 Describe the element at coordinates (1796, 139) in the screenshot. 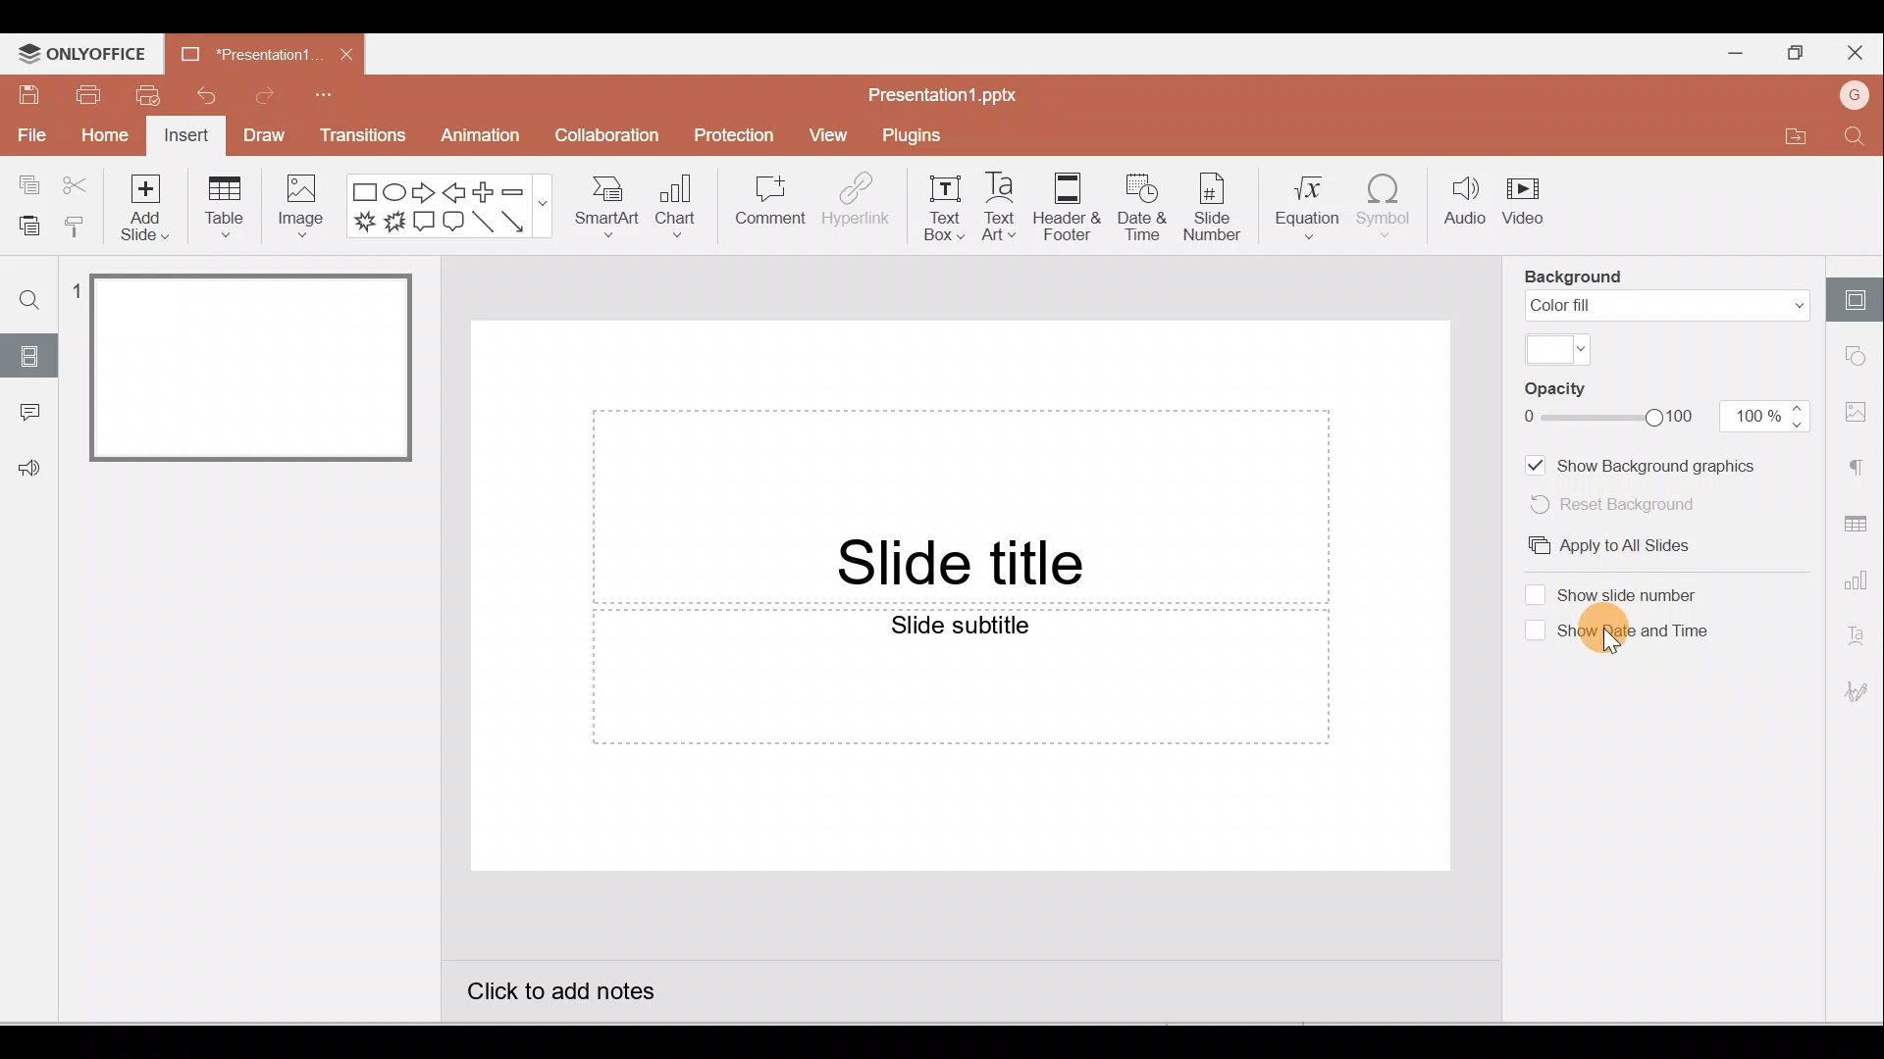

I see `Open file location` at that location.